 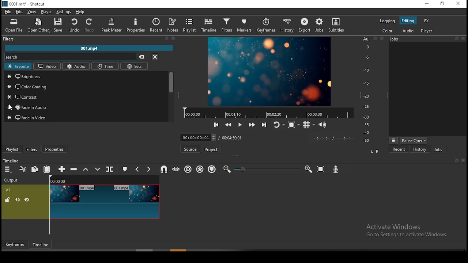 What do you see at coordinates (227, 25) in the screenshot?
I see `filters` at bounding box center [227, 25].